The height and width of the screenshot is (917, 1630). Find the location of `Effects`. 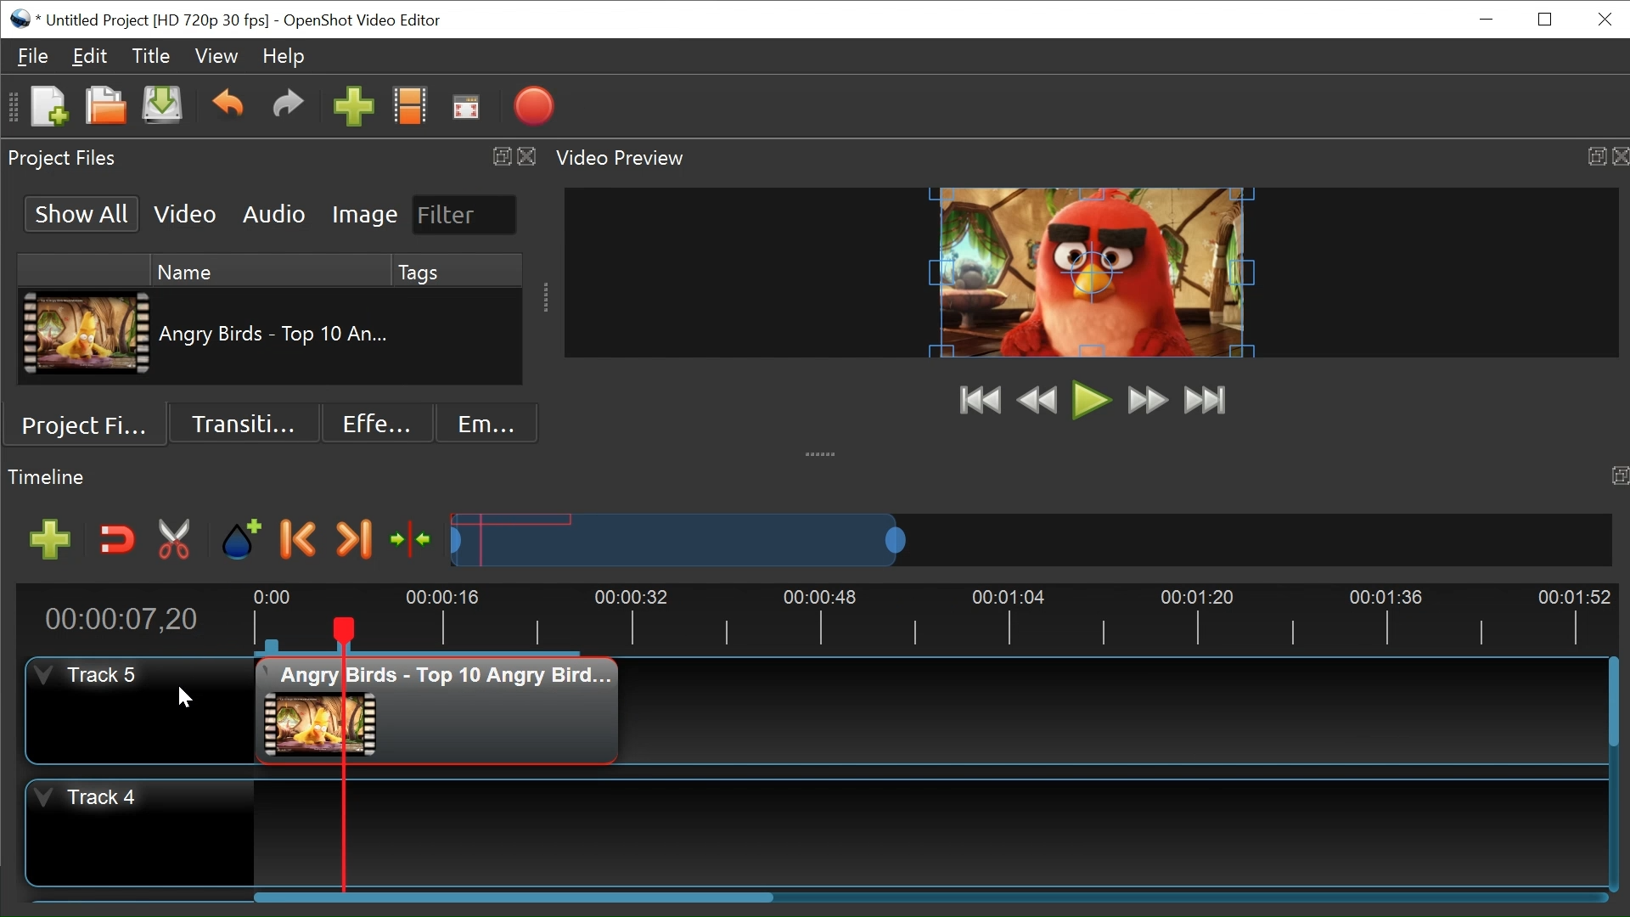

Effects is located at coordinates (370, 424).